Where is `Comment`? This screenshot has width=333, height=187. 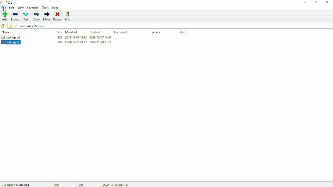 Comment is located at coordinates (121, 32).